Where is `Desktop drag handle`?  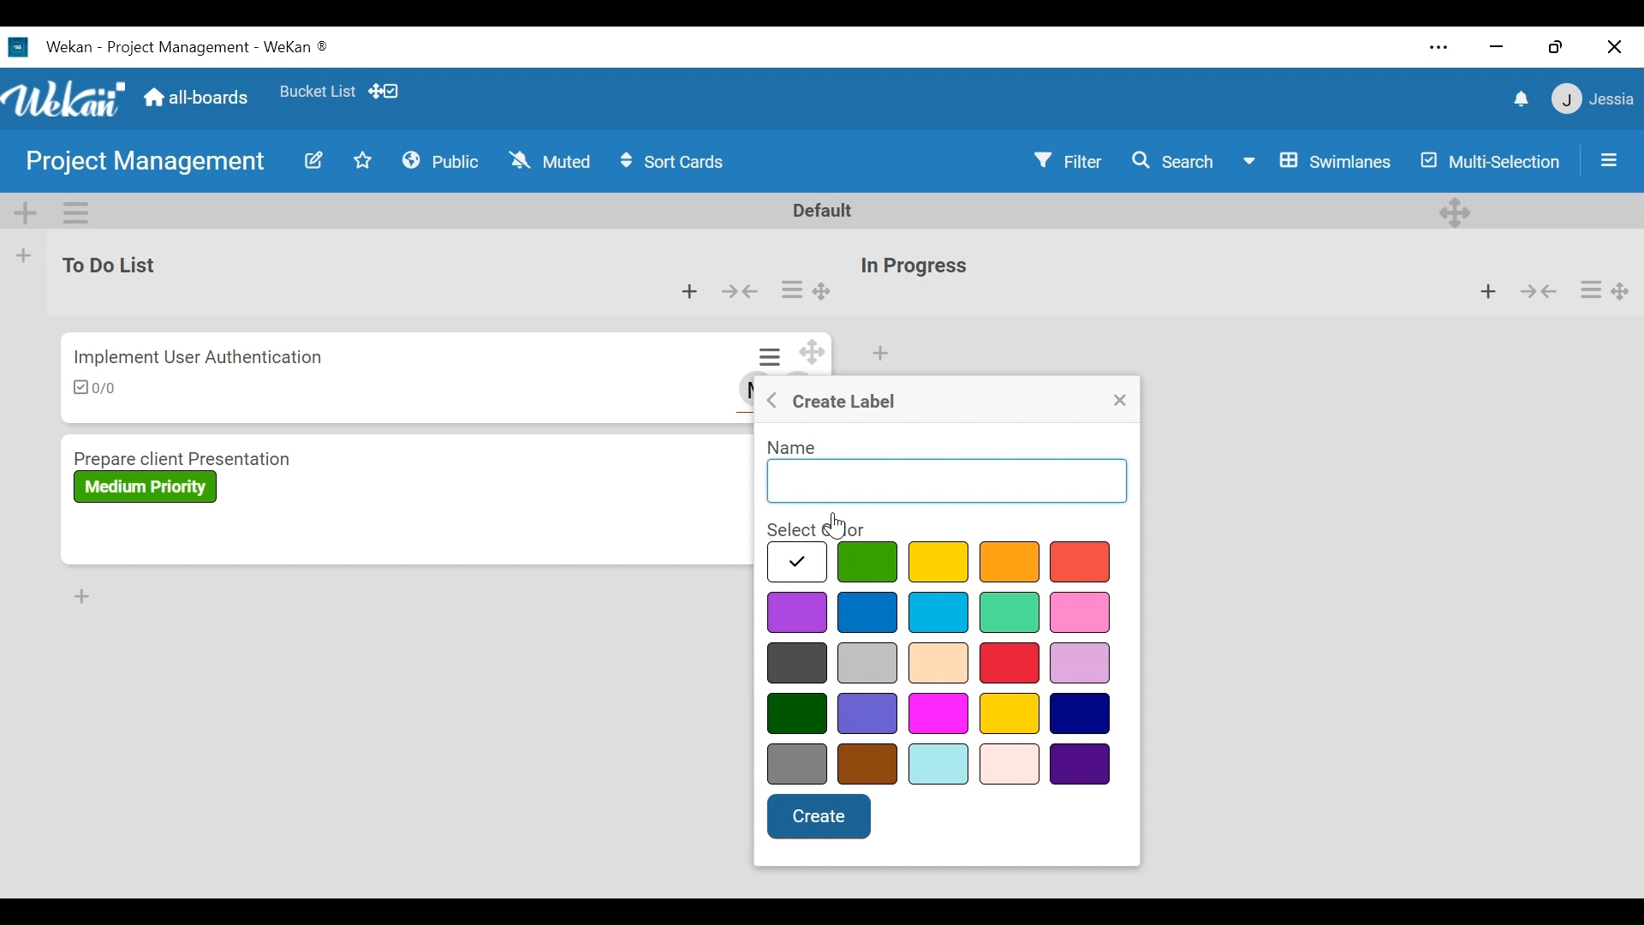
Desktop drag handle is located at coordinates (823, 293).